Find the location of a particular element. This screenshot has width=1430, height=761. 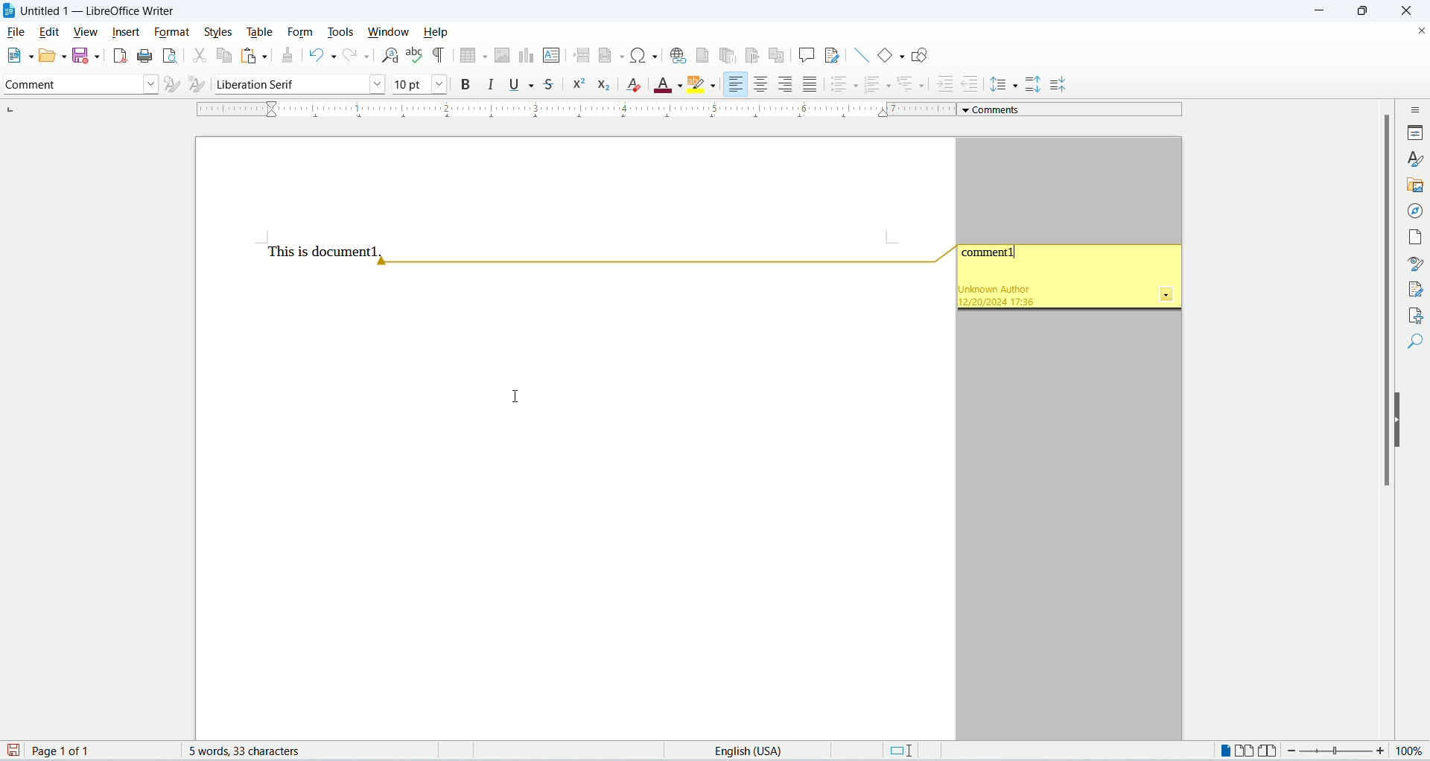

Comments  is located at coordinates (1075, 109).